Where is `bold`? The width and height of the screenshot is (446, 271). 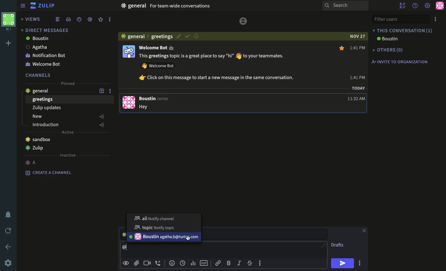
bold is located at coordinates (229, 263).